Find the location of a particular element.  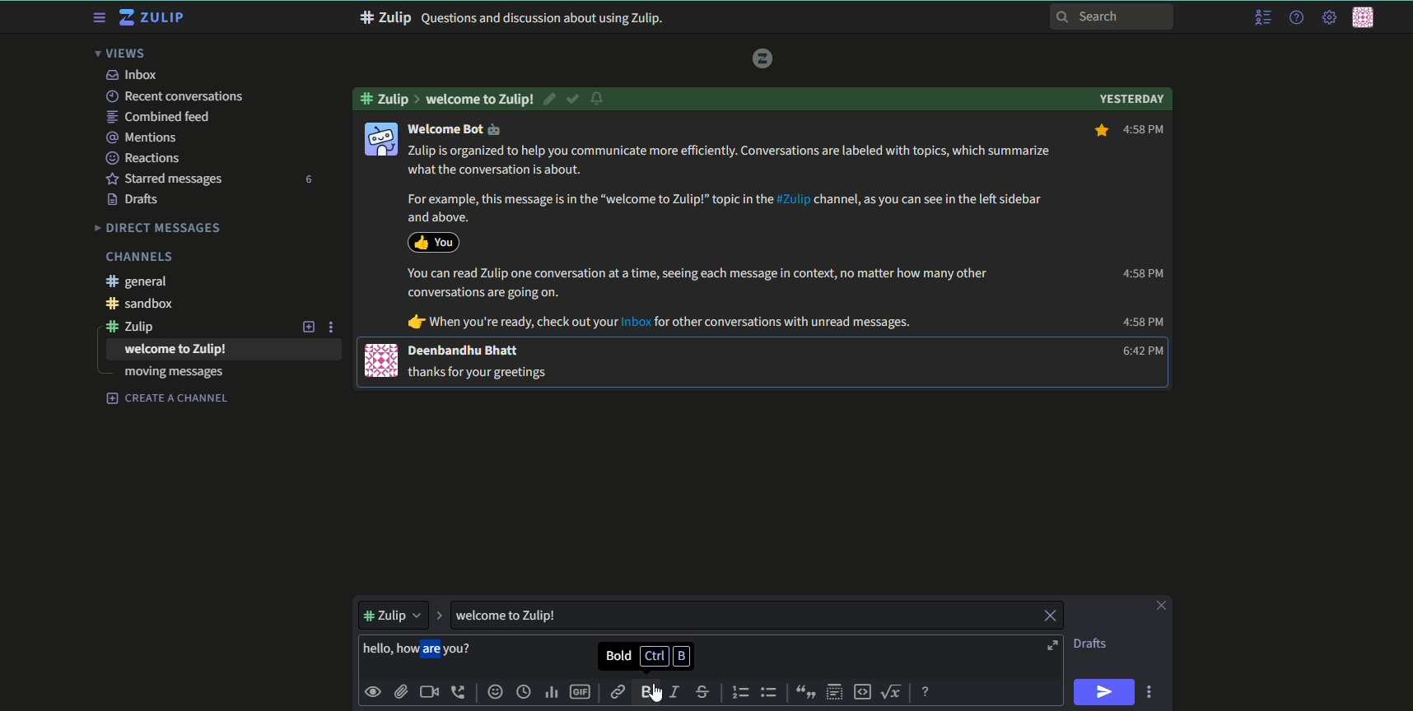

You can read Zulip one conversation at a time, seeing each message in context, no matter how many other
conversations are going on. is located at coordinates (709, 283).